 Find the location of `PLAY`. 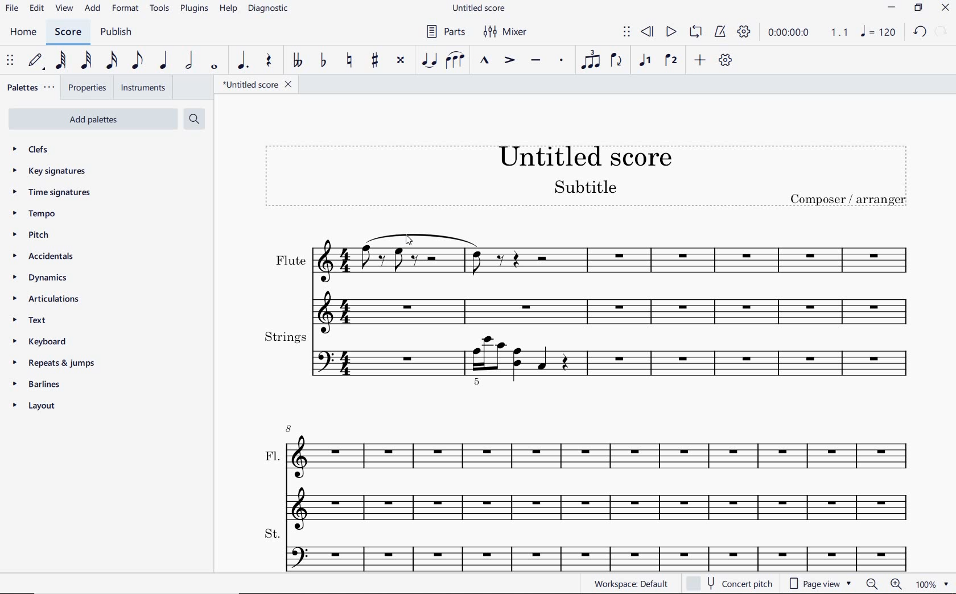

PLAY is located at coordinates (671, 31).